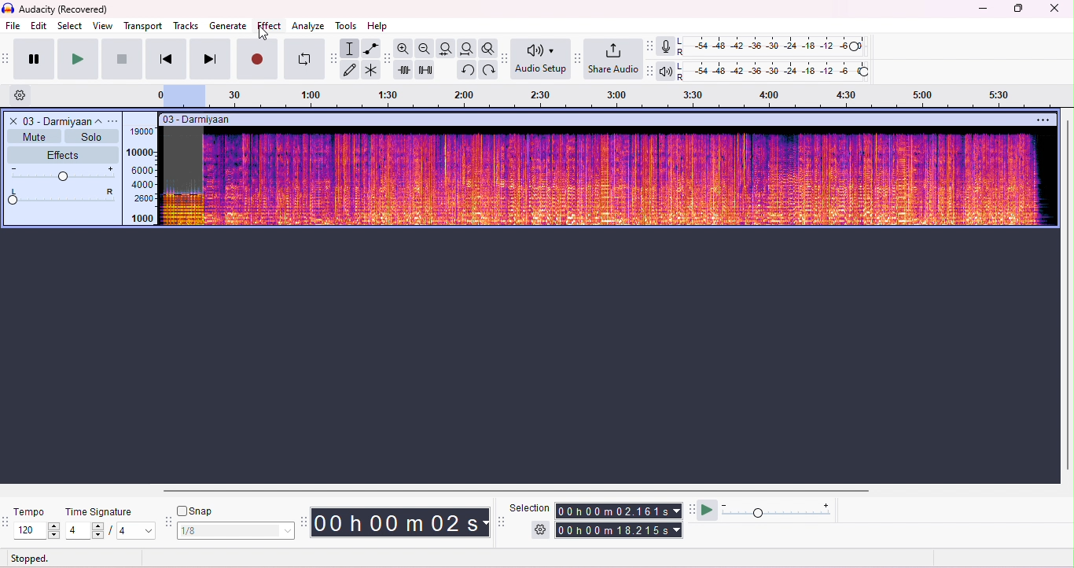  What do you see at coordinates (579, 58) in the screenshot?
I see `share audio tool bar` at bounding box center [579, 58].